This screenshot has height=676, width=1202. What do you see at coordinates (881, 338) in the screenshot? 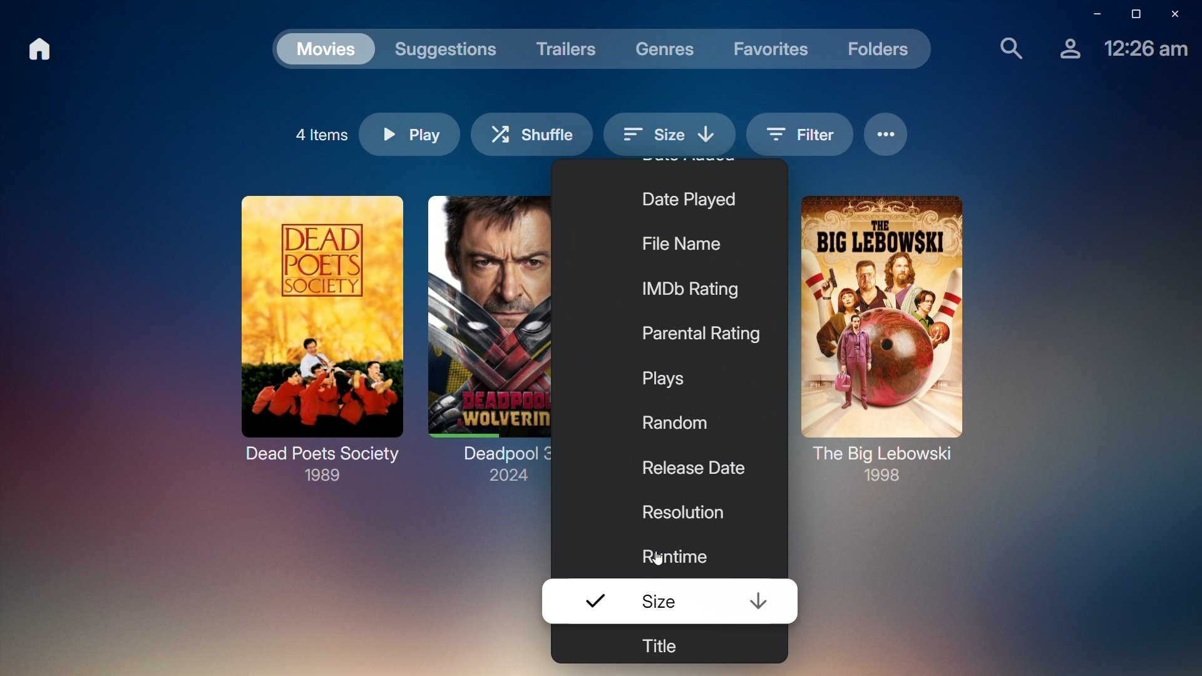
I see `The Big Lebowski ` at bounding box center [881, 338].